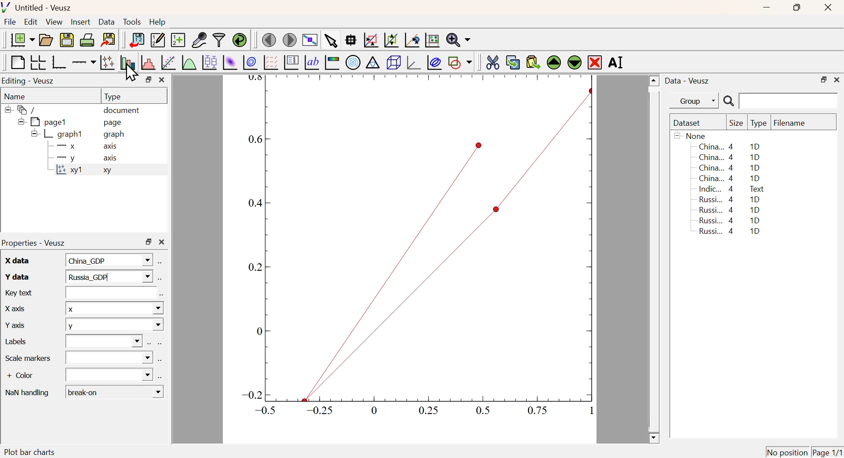 The height and width of the screenshot is (458, 844). I want to click on X data, so click(15, 259).